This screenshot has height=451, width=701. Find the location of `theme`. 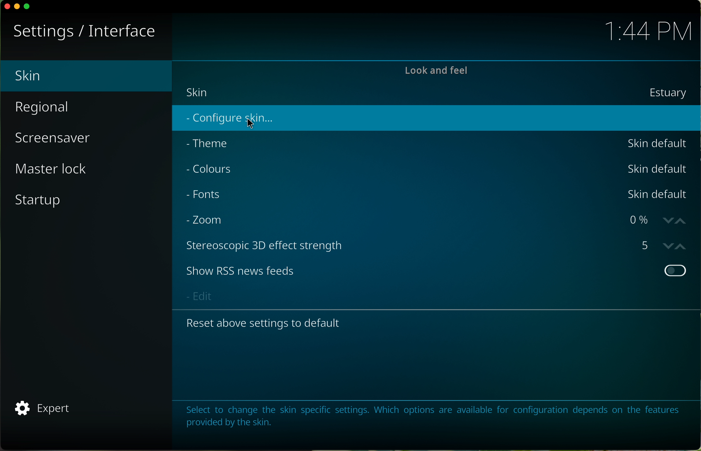

theme is located at coordinates (210, 145).